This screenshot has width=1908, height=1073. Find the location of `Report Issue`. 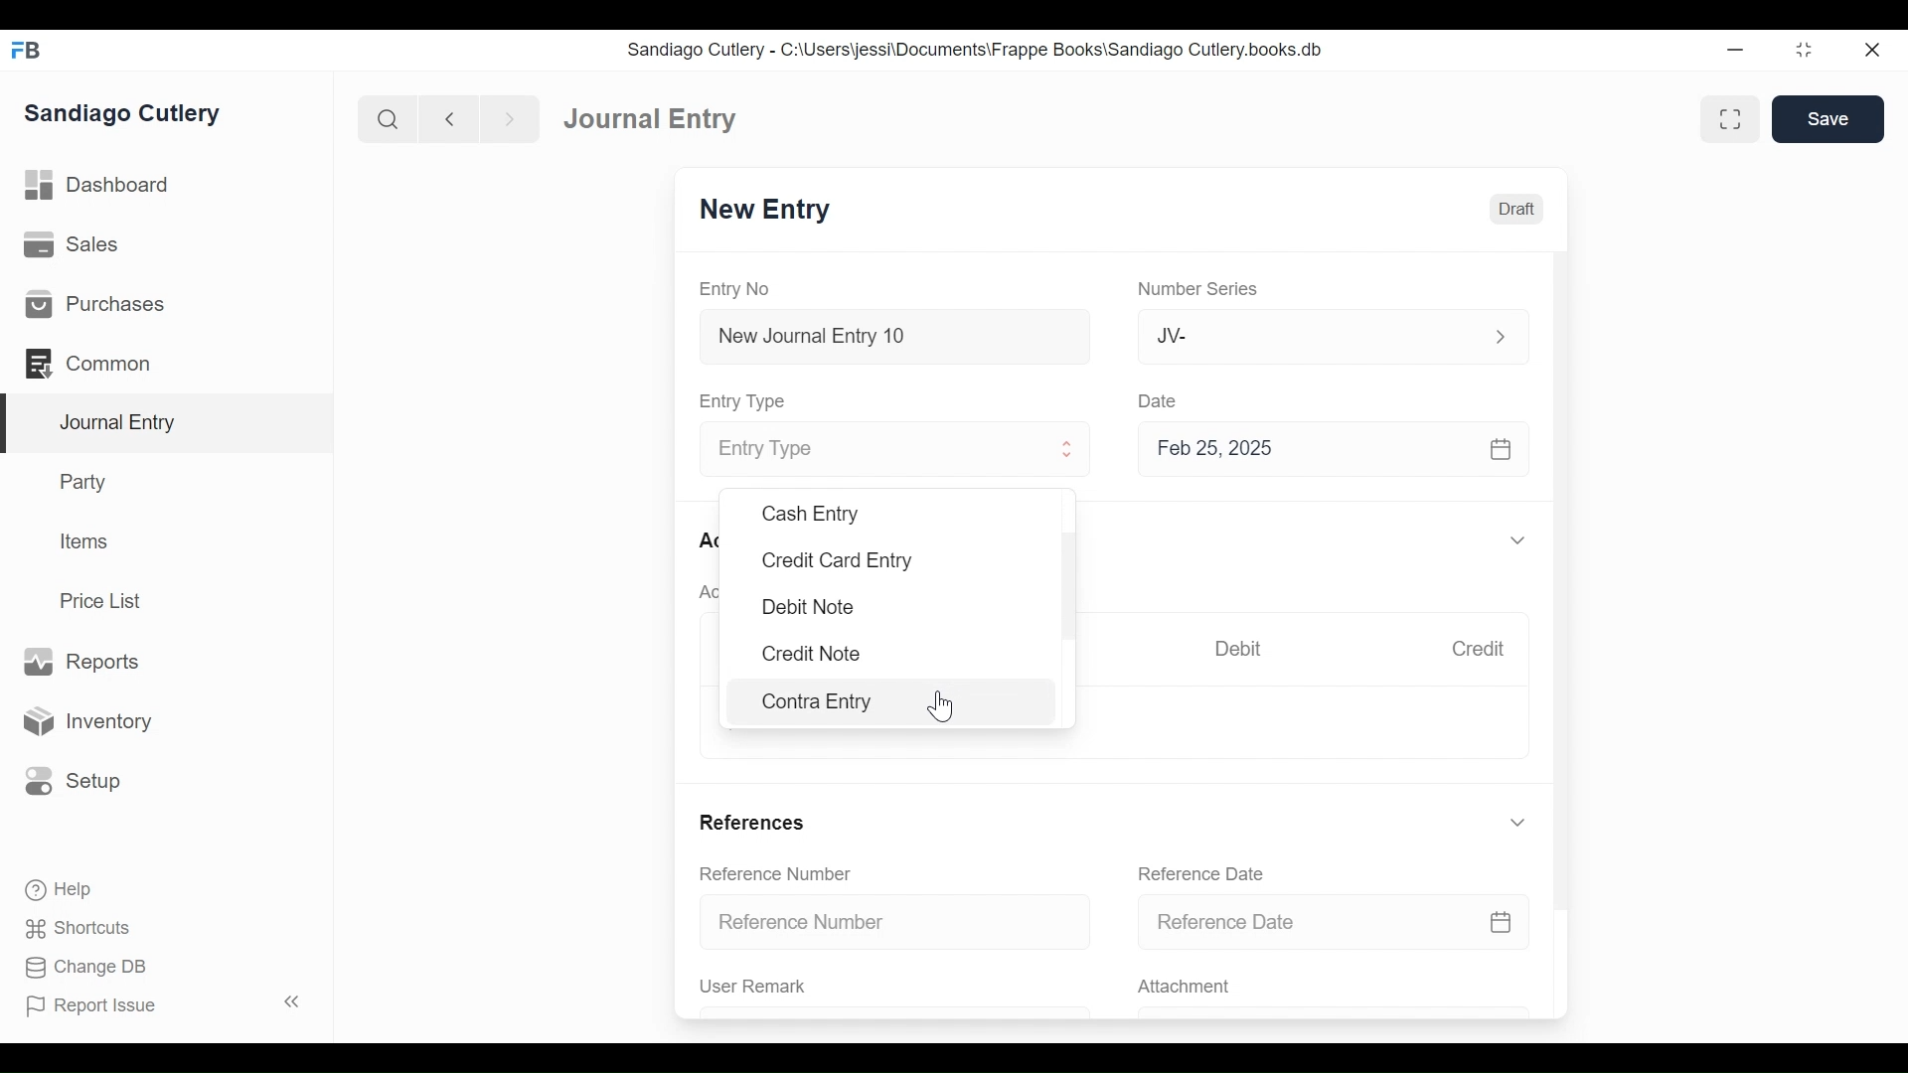

Report Issue is located at coordinates (163, 1005).